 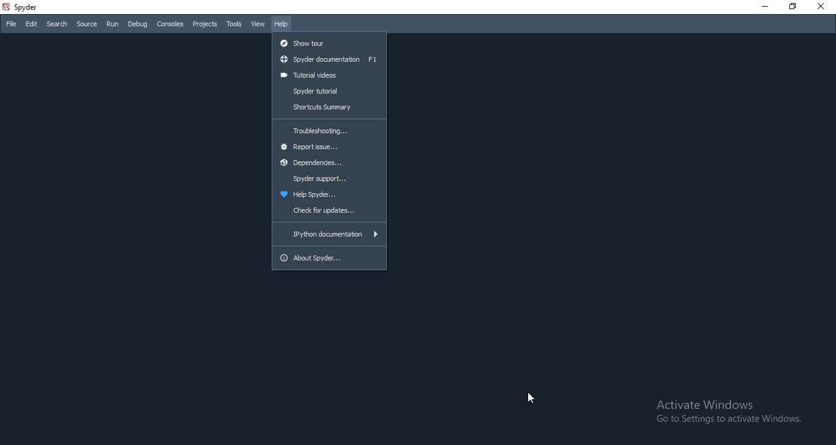 What do you see at coordinates (136, 23) in the screenshot?
I see `Debug` at bounding box center [136, 23].